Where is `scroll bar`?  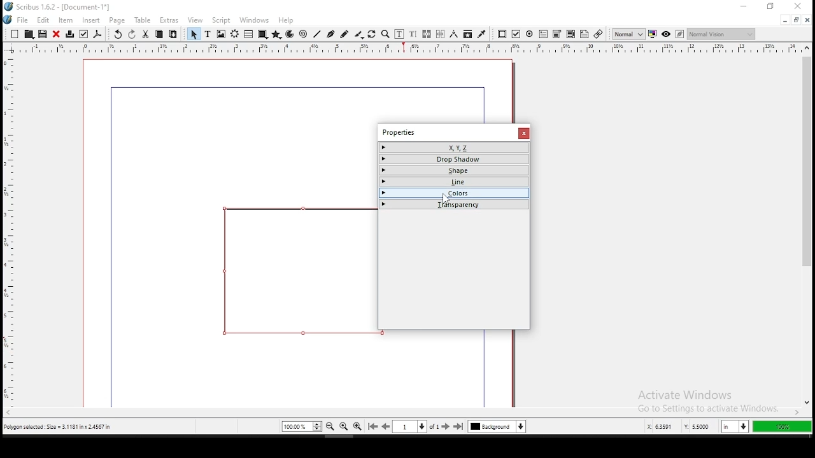
scroll bar is located at coordinates (402, 413).